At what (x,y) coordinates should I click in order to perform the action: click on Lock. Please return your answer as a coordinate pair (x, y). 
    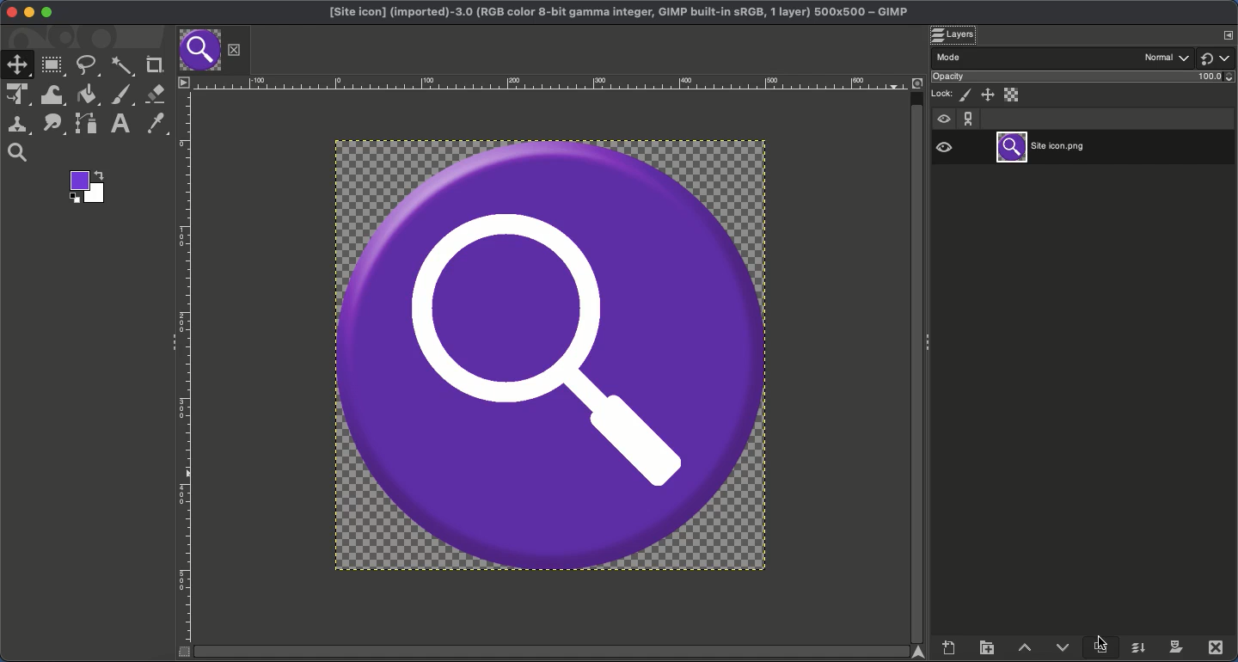
    Looking at the image, I should click on (942, 93).